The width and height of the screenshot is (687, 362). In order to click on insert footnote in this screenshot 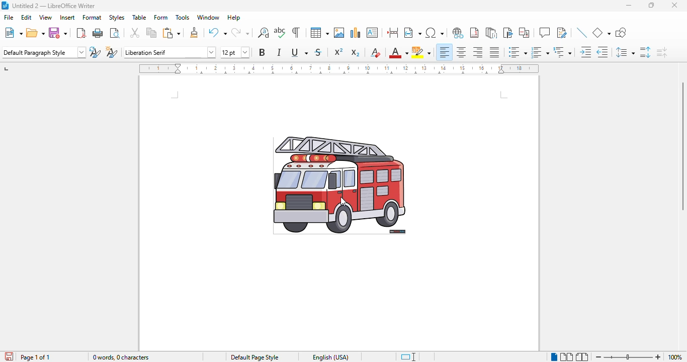, I will do `click(474, 33)`.